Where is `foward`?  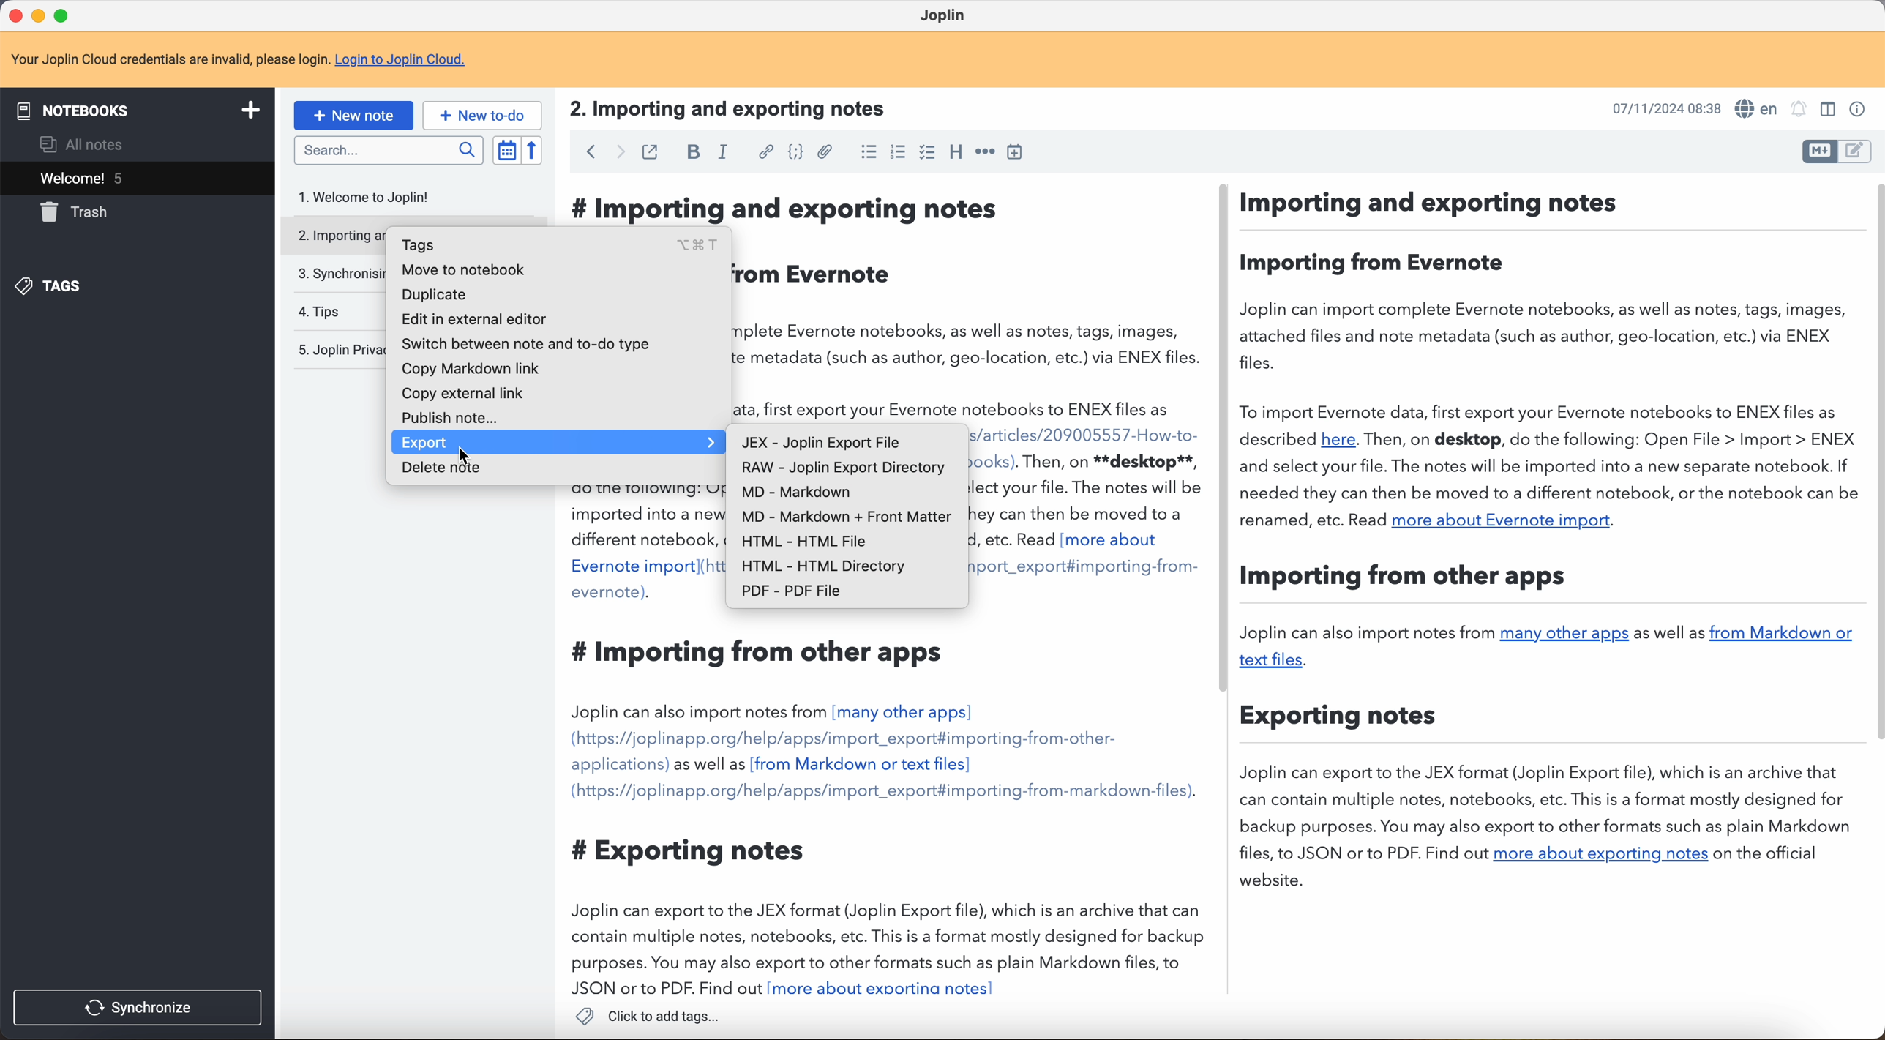
foward is located at coordinates (616, 153).